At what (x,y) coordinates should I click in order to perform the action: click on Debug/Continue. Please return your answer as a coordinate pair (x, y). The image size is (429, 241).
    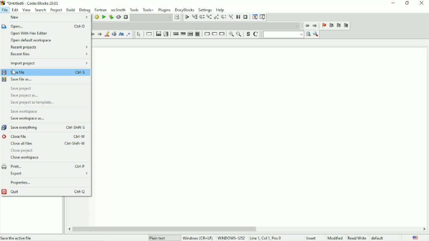
    Looking at the image, I should click on (187, 17).